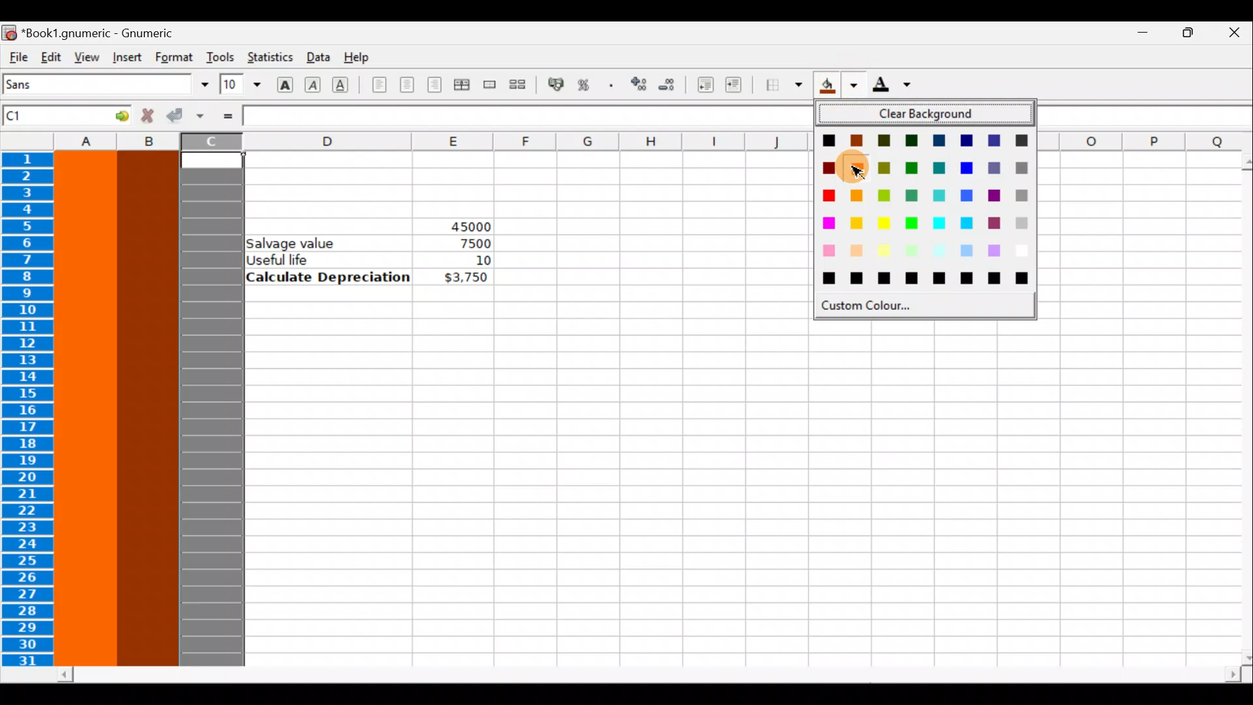 The image size is (1253, 705). I want to click on Borders, so click(784, 86).